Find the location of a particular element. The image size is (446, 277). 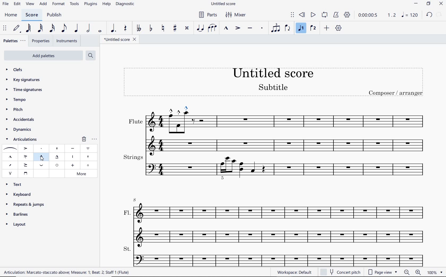

PLAY is located at coordinates (313, 15).